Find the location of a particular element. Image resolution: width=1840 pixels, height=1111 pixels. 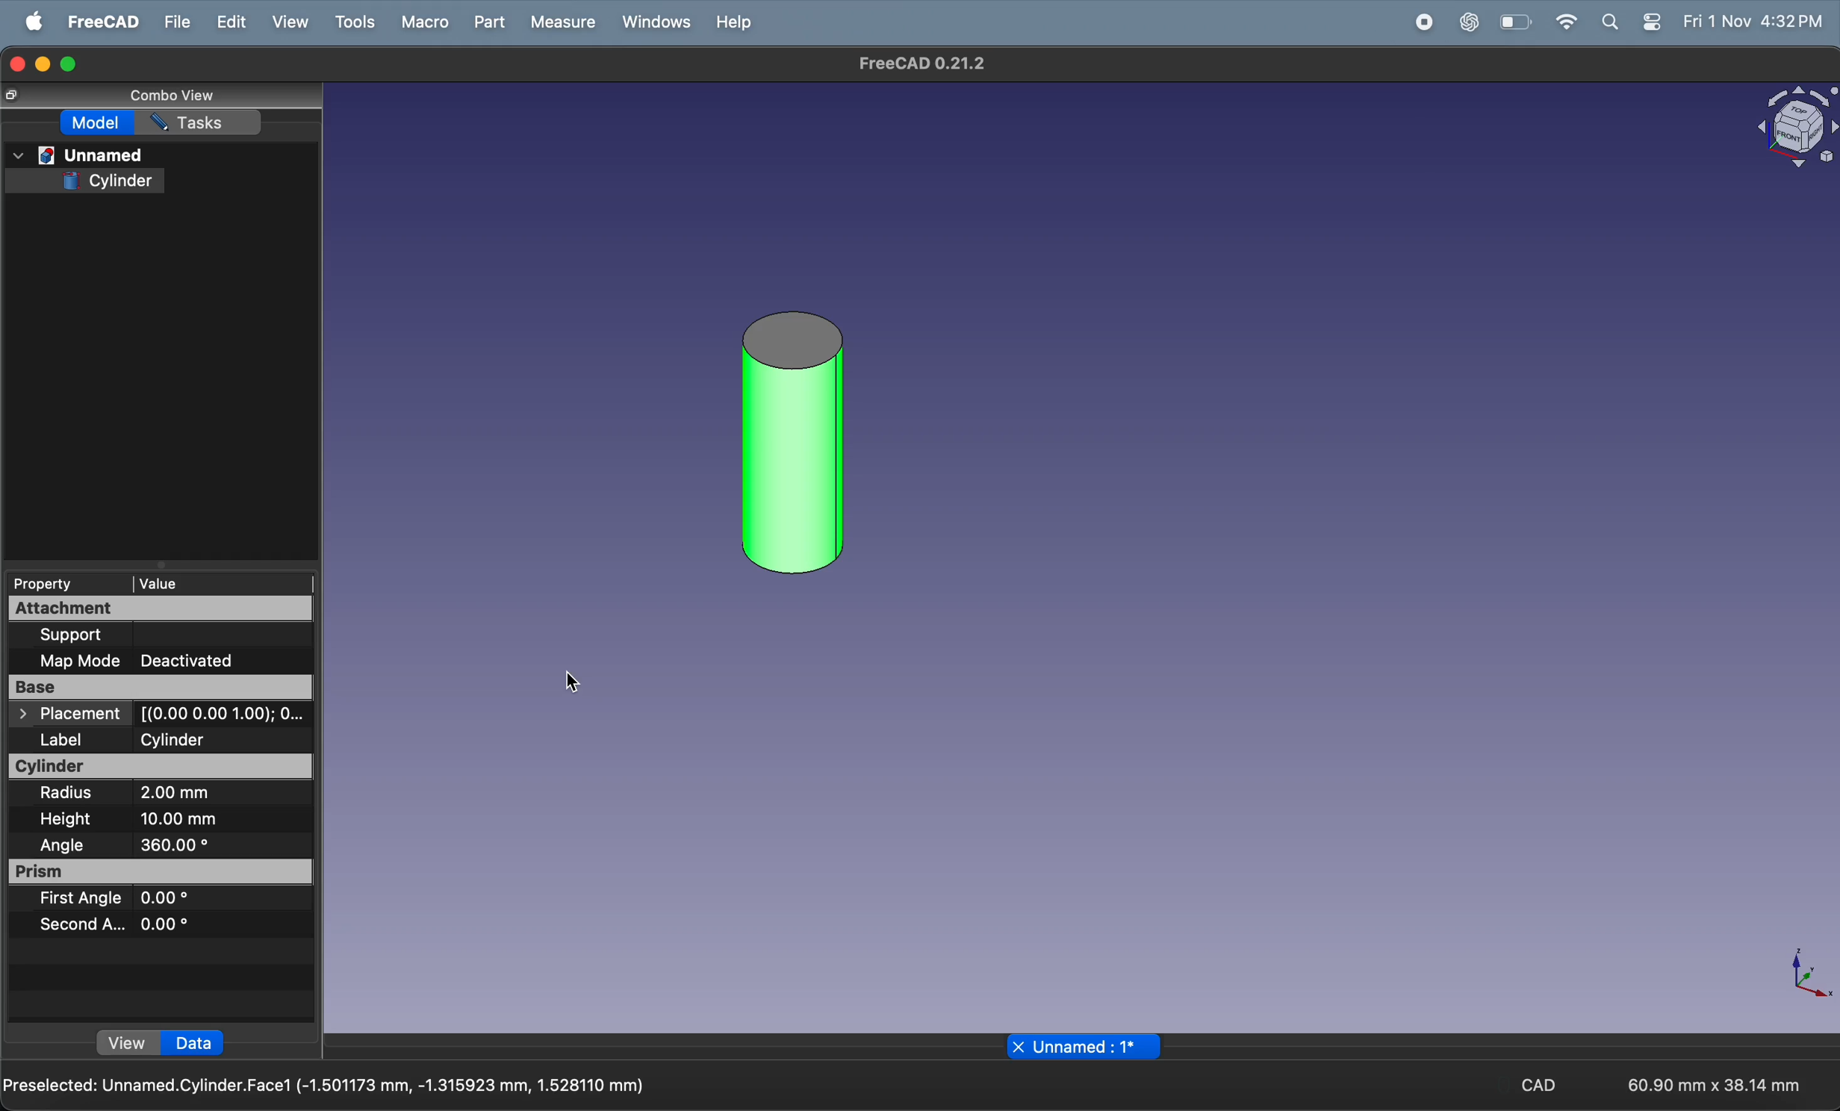

view is located at coordinates (283, 22).